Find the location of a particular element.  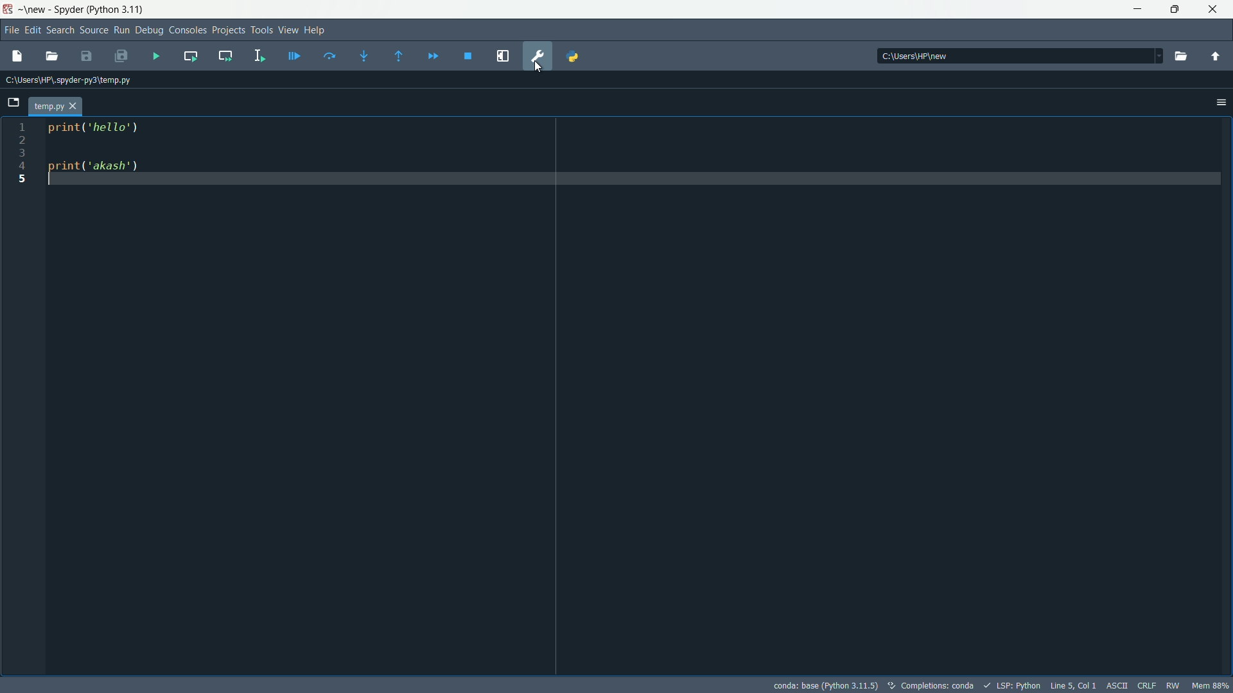

continue execution untill next function is located at coordinates (400, 55).